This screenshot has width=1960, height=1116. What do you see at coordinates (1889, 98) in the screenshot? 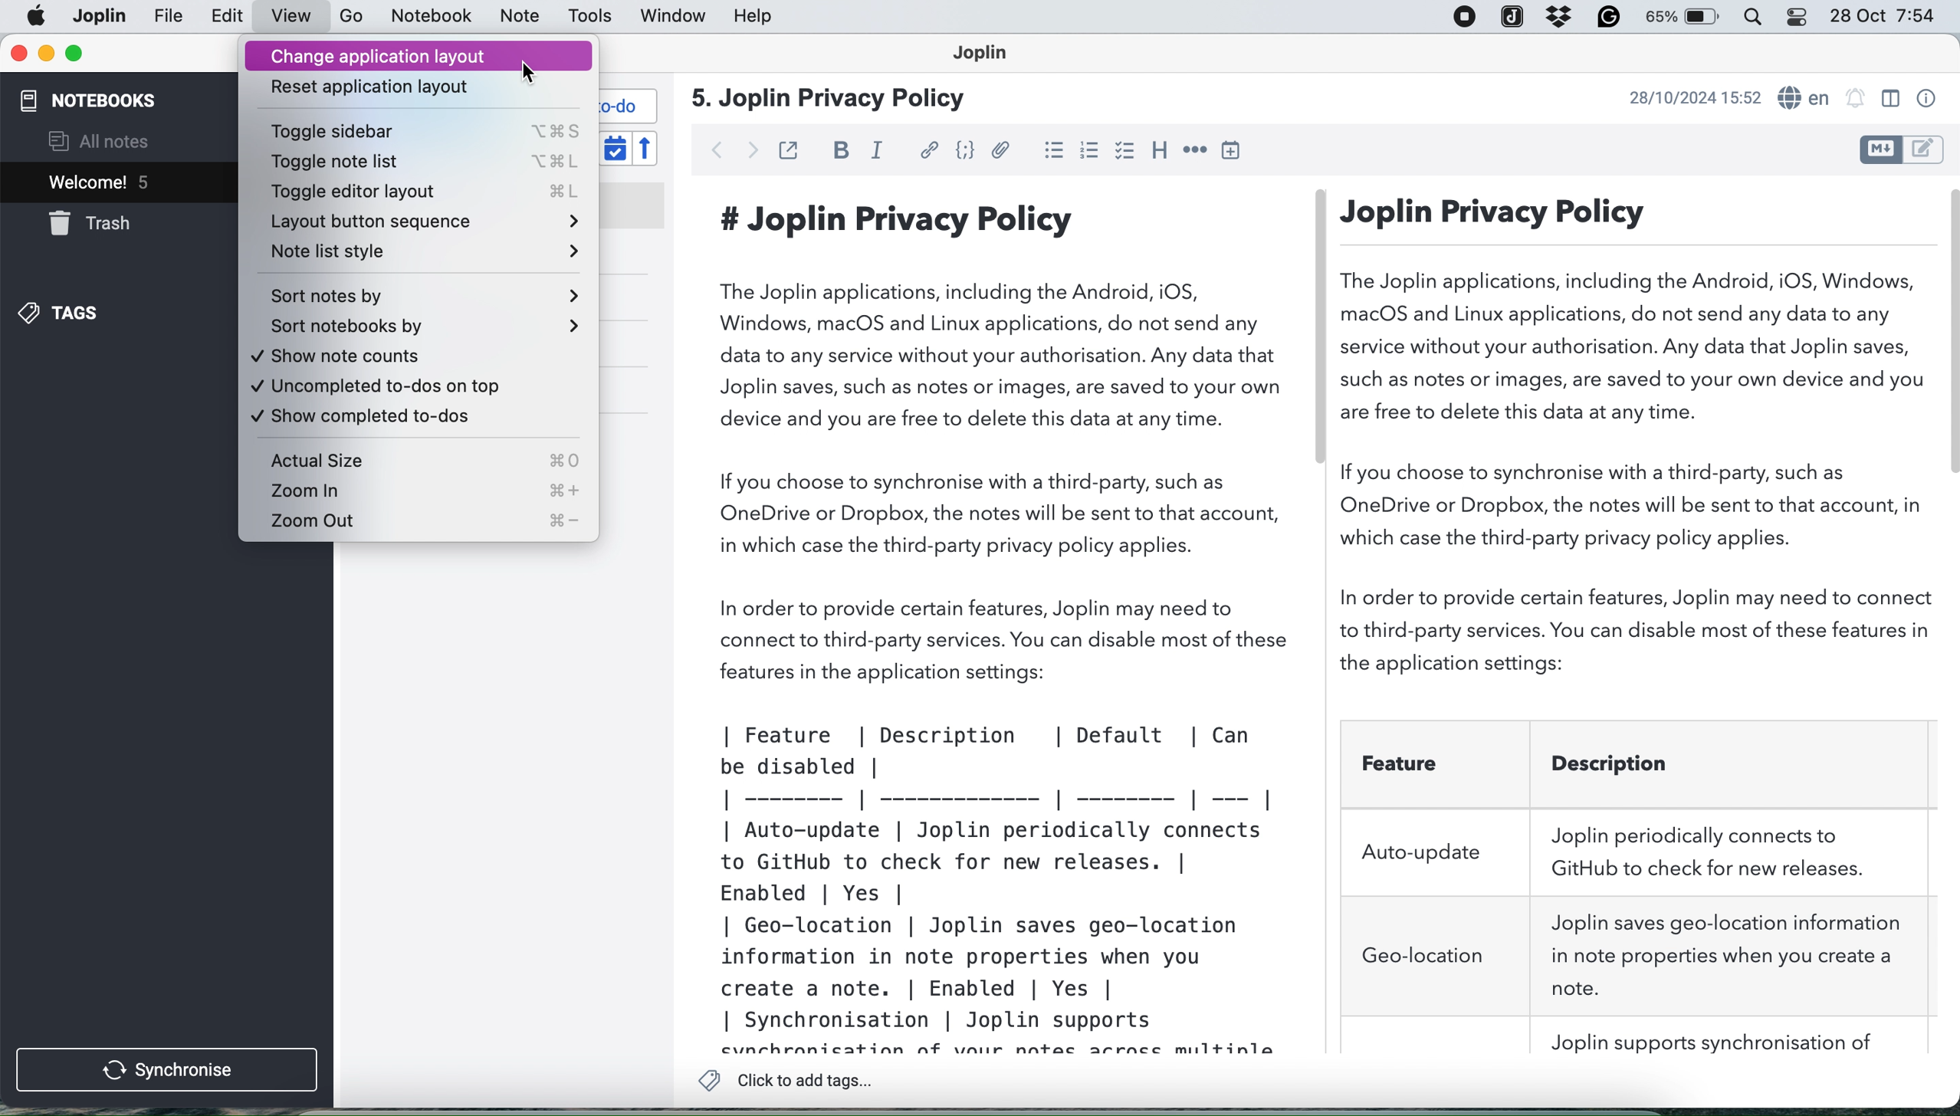
I see `toggle editor layout` at bounding box center [1889, 98].